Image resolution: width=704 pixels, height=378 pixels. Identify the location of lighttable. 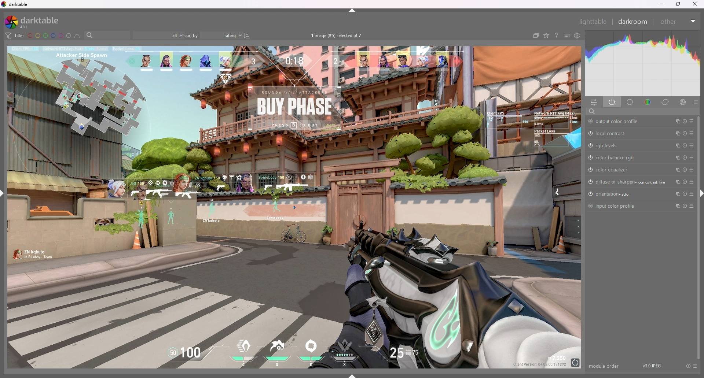
(594, 22).